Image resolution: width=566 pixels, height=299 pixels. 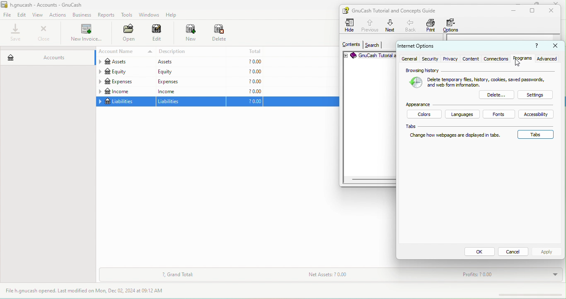 What do you see at coordinates (369, 56) in the screenshot?
I see `gnu cash tutorial c` at bounding box center [369, 56].